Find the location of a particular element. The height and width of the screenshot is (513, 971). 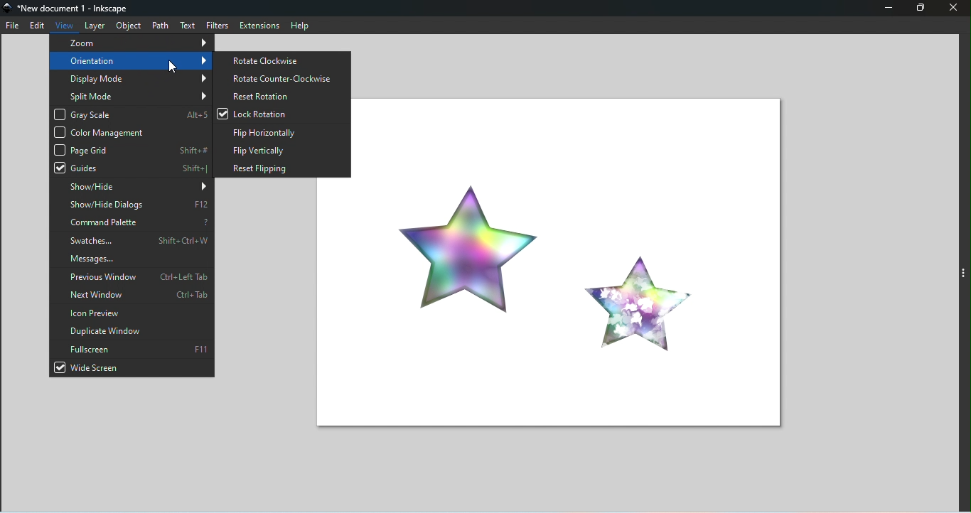

Split mode is located at coordinates (131, 94).